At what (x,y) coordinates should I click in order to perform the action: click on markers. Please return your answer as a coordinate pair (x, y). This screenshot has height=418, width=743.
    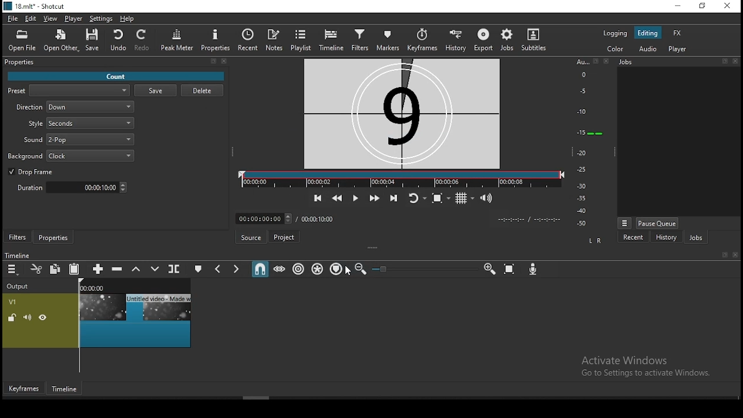
    Looking at the image, I should click on (387, 39).